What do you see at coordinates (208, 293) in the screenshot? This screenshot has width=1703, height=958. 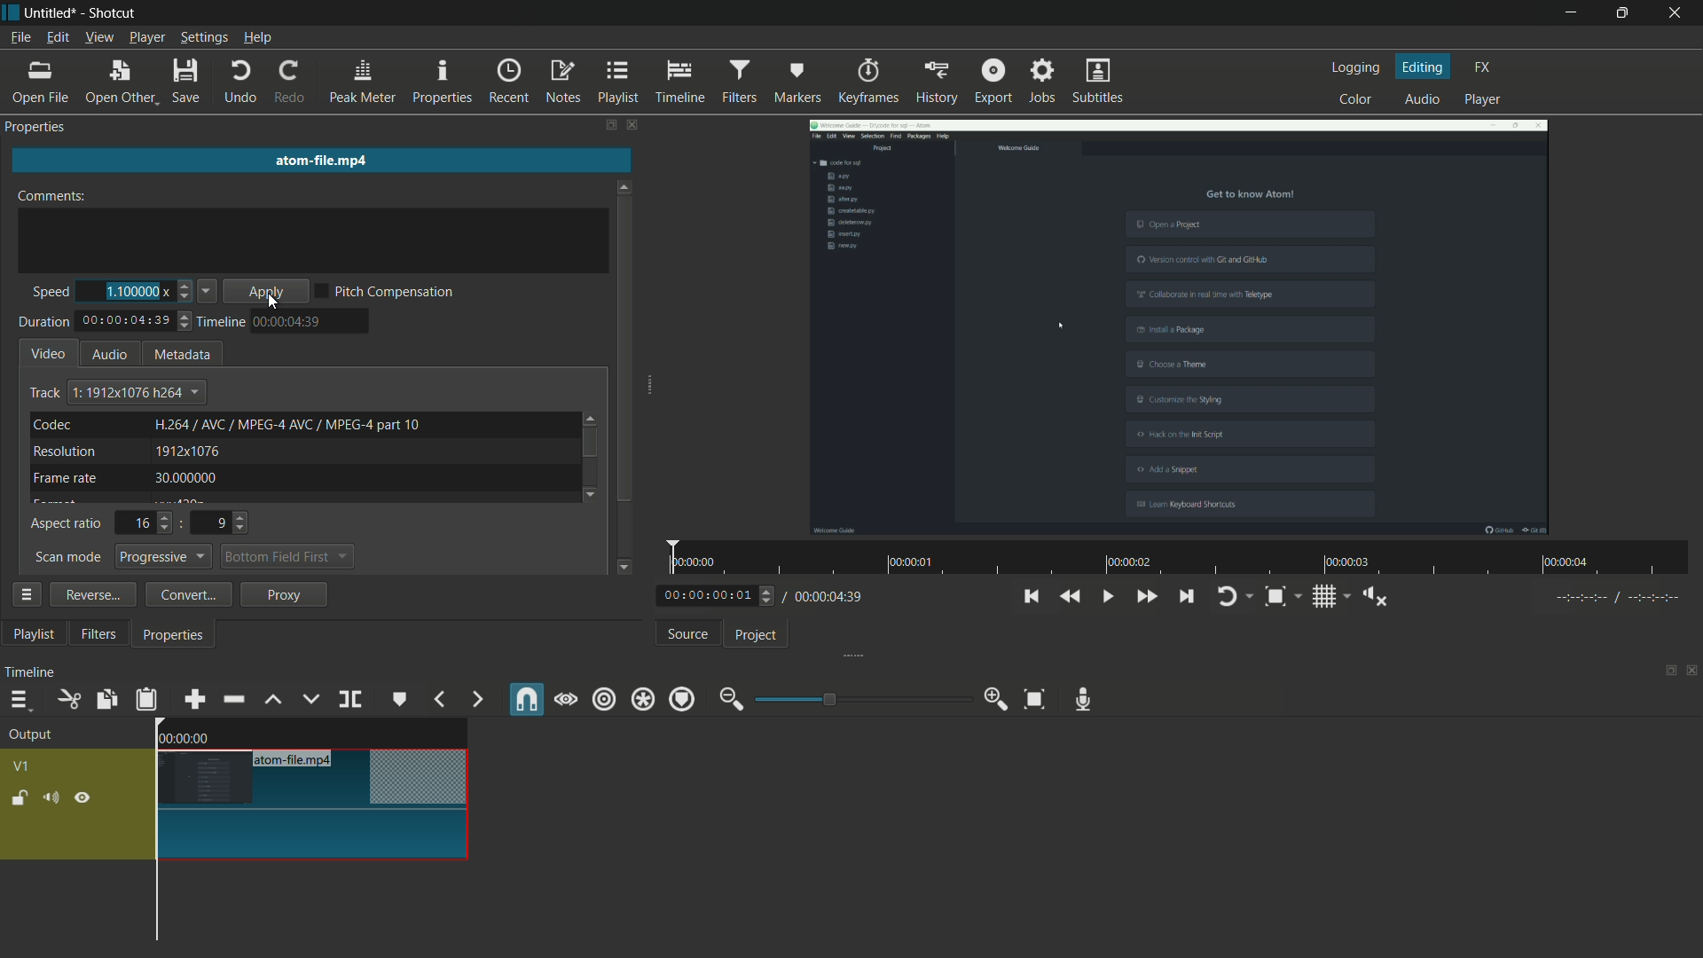 I see `decrease` at bounding box center [208, 293].